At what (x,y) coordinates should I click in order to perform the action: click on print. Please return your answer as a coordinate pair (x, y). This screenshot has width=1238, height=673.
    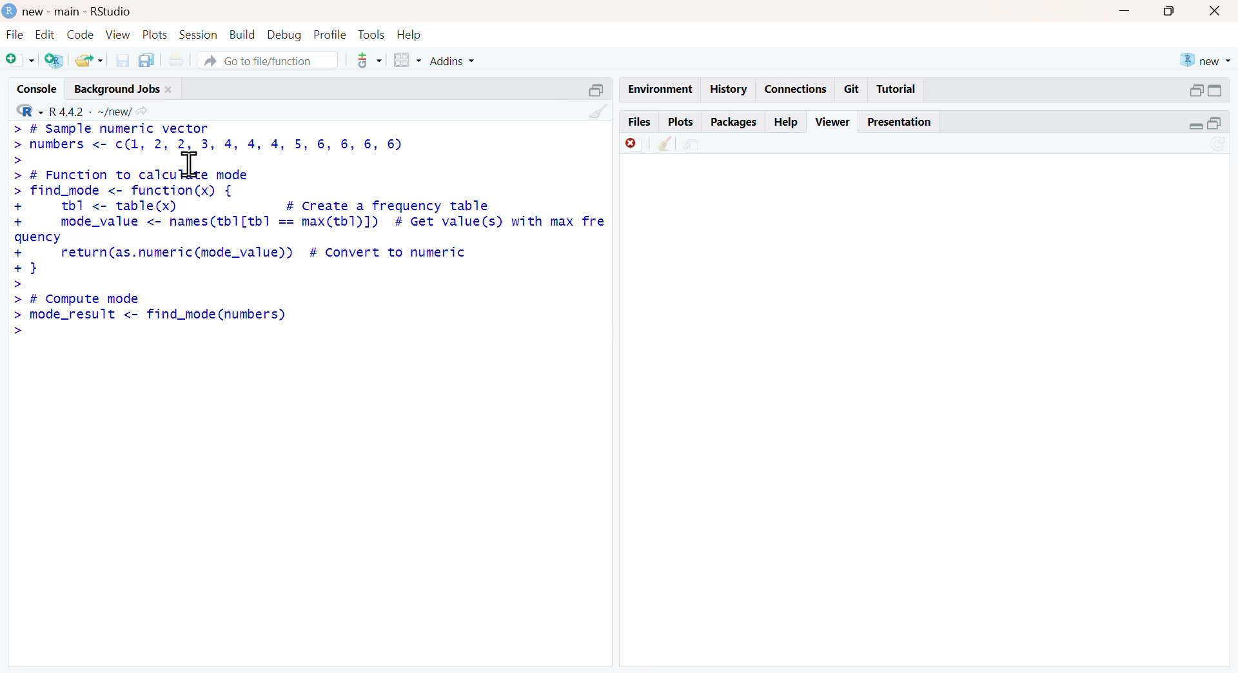
    Looking at the image, I should click on (177, 61).